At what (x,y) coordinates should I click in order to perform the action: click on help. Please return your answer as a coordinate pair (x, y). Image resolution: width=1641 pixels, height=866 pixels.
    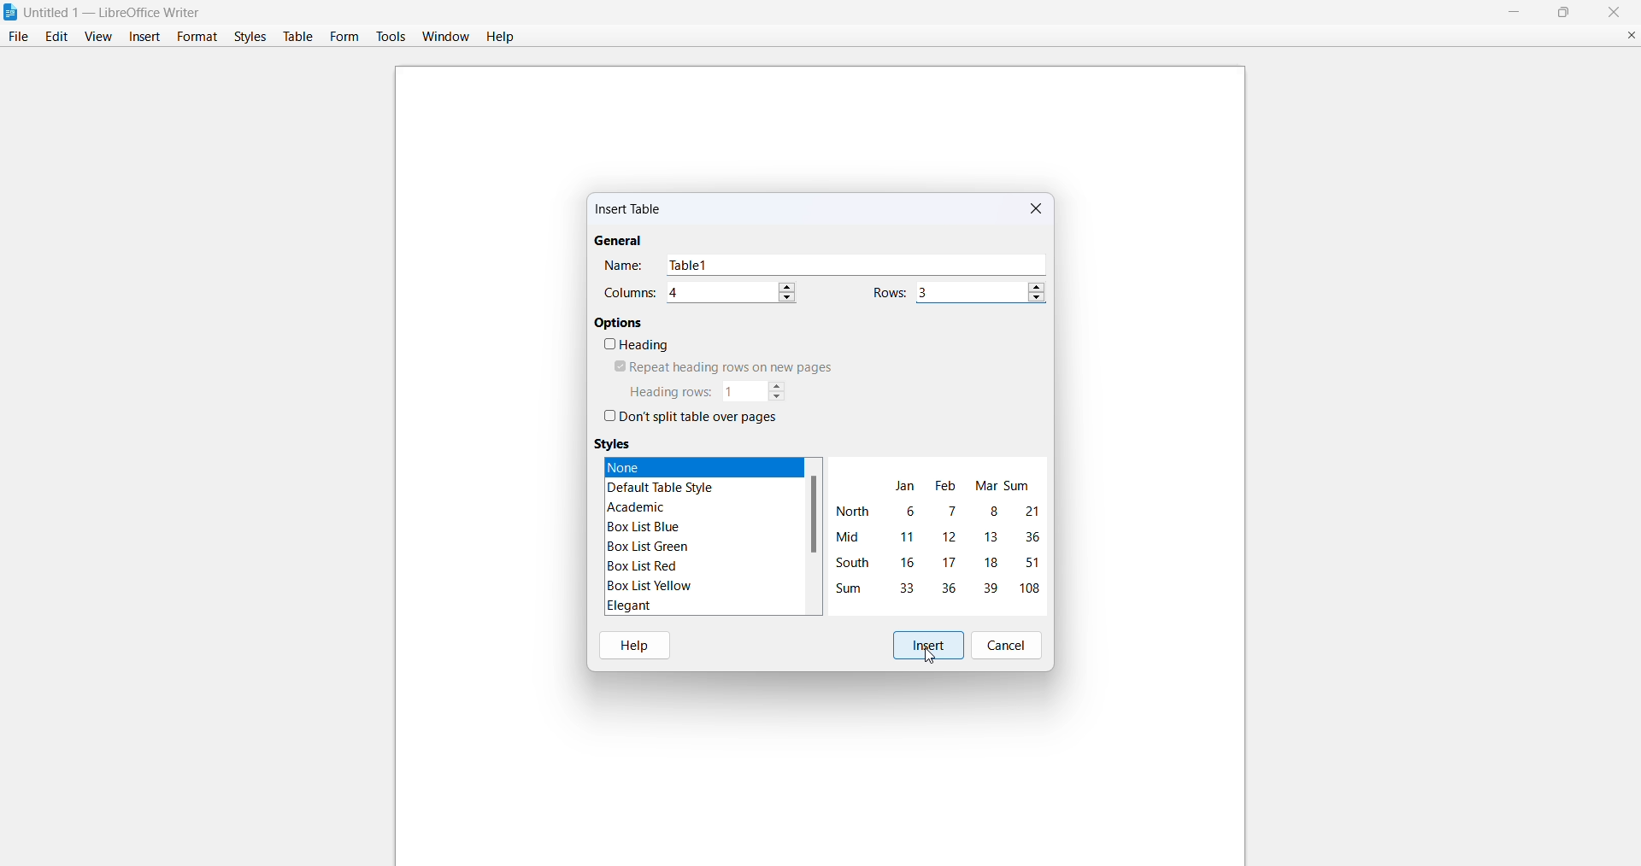
    Looking at the image, I should click on (637, 643).